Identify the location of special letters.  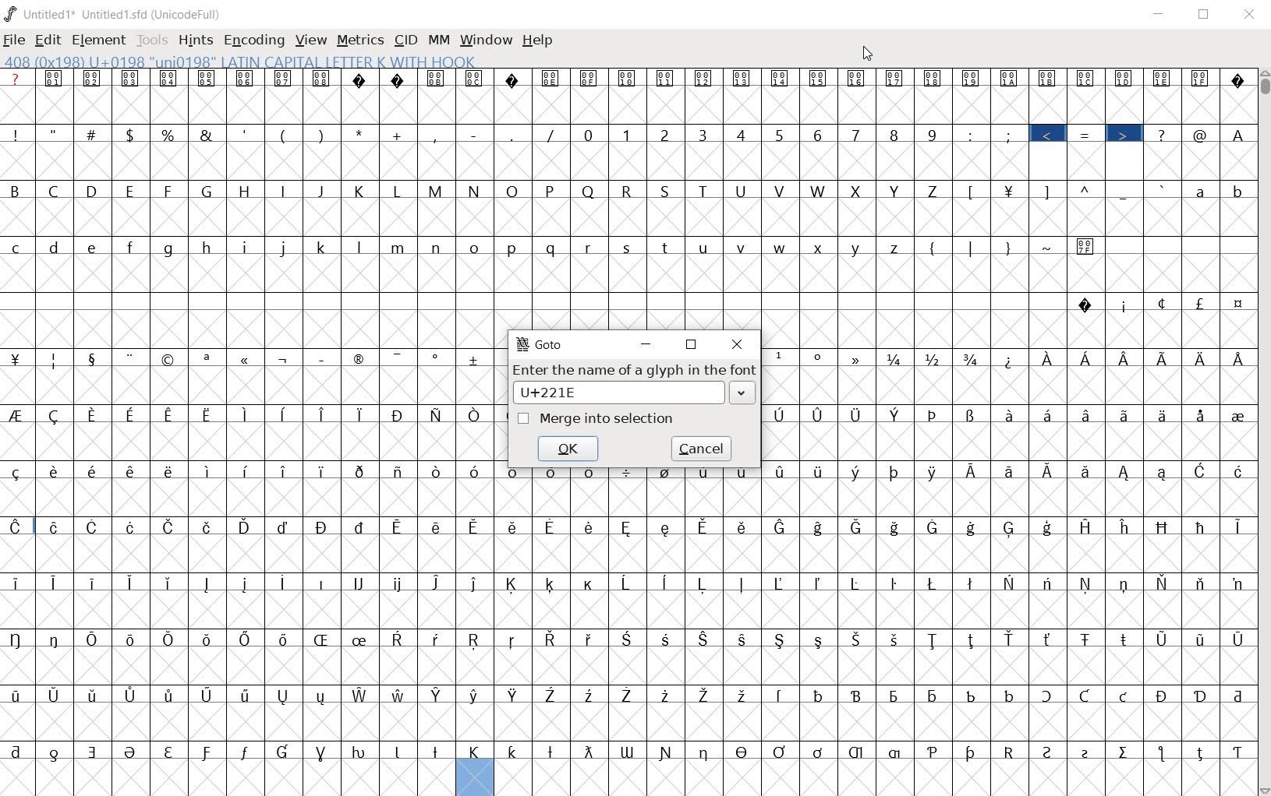
(250, 414).